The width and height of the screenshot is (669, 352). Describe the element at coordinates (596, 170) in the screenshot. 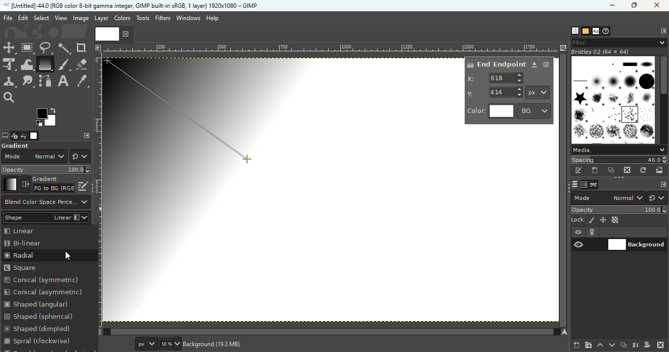

I see `Create a new brush` at that location.